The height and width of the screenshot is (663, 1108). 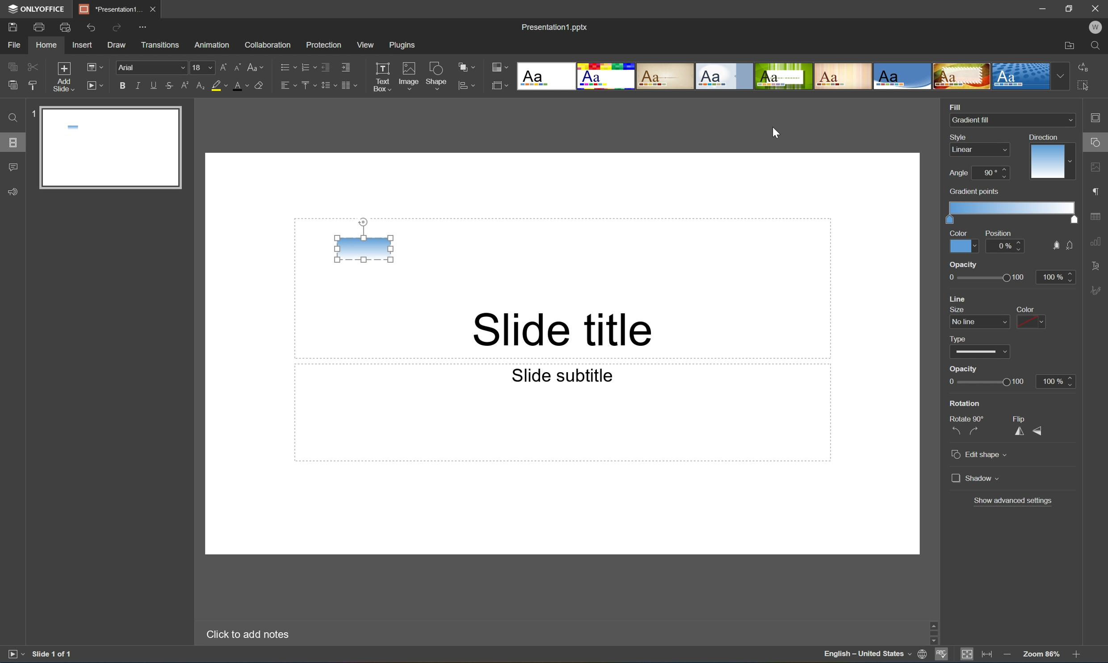 I want to click on Highlight, so click(x=220, y=86).